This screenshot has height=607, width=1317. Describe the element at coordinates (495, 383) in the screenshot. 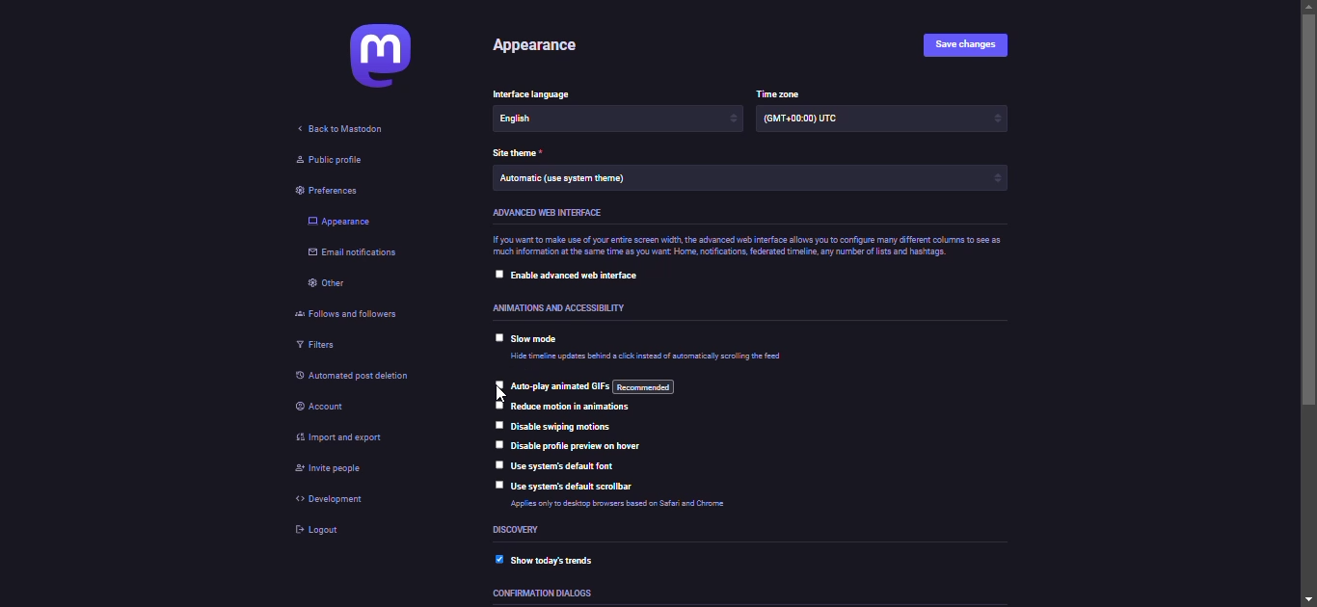

I see `click to select` at that location.